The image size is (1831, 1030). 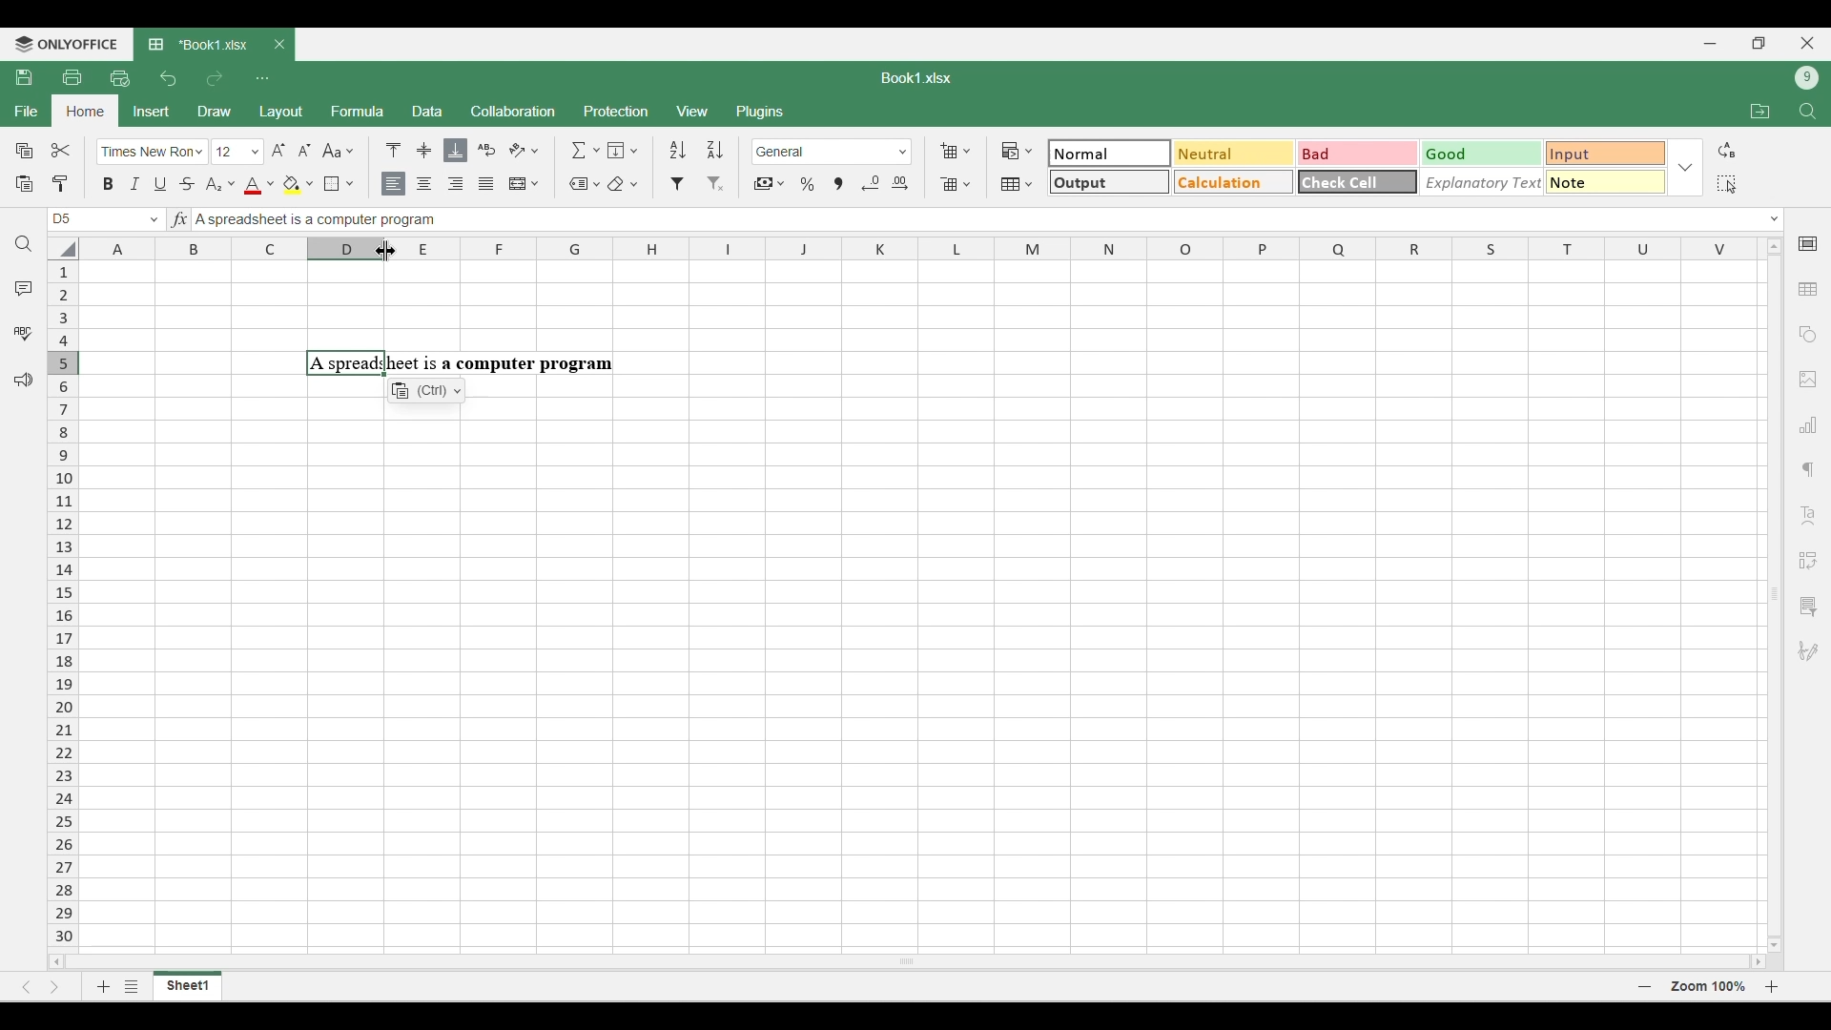 What do you see at coordinates (188, 986) in the screenshot?
I see `Current sheet` at bounding box center [188, 986].